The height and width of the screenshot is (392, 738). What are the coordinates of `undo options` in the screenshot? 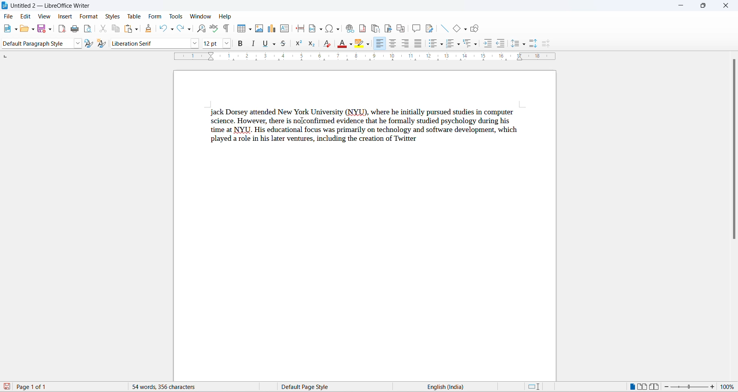 It's located at (173, 29).